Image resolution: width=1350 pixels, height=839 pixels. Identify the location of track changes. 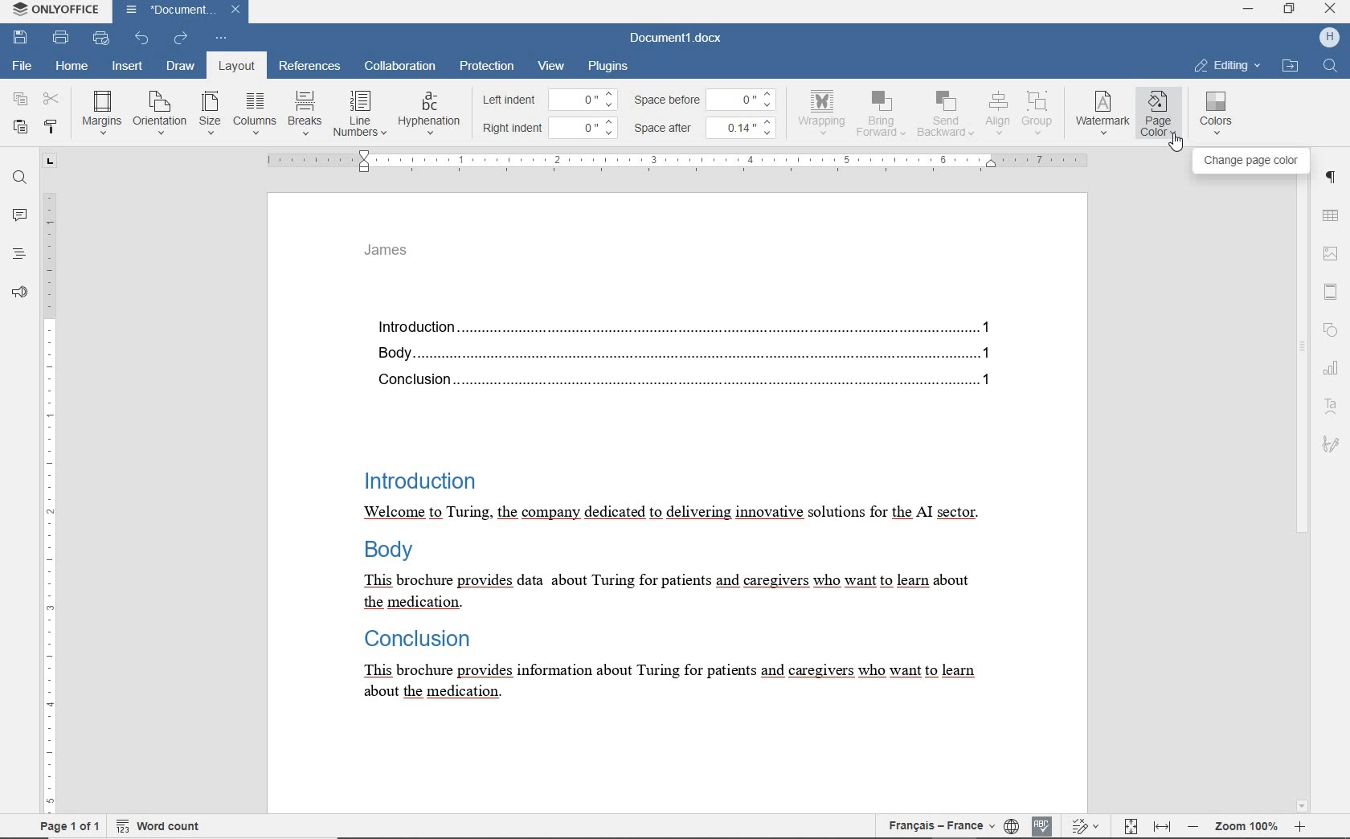
(1087, 823).